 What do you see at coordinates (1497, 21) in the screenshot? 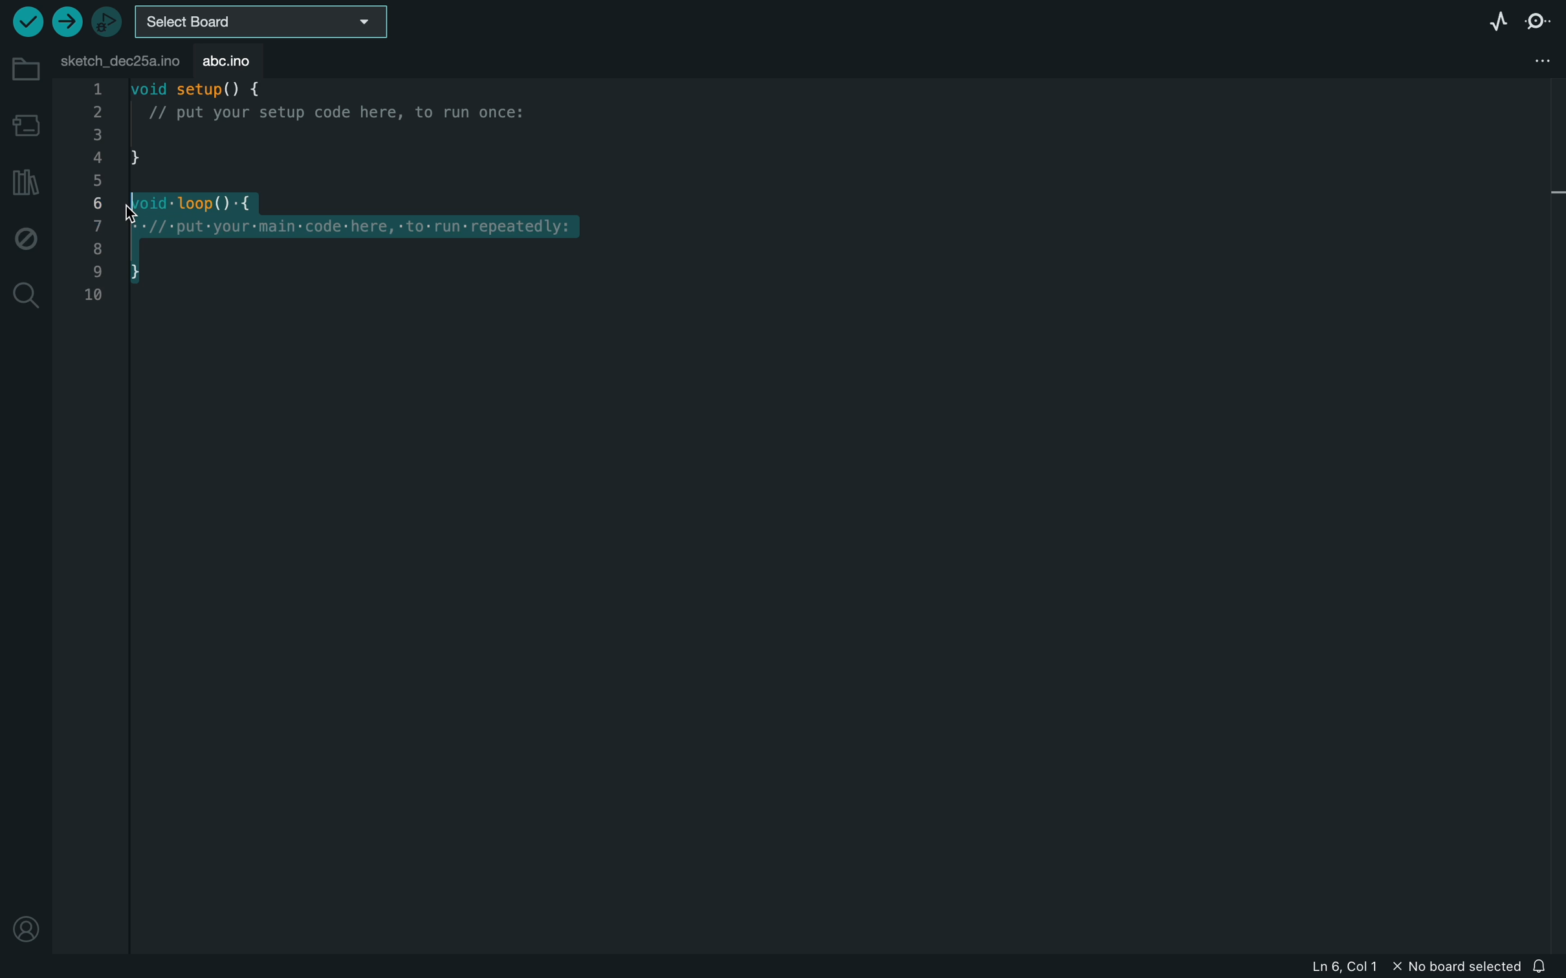
I see `serial  plotter` at bounding box center [1497, 21].